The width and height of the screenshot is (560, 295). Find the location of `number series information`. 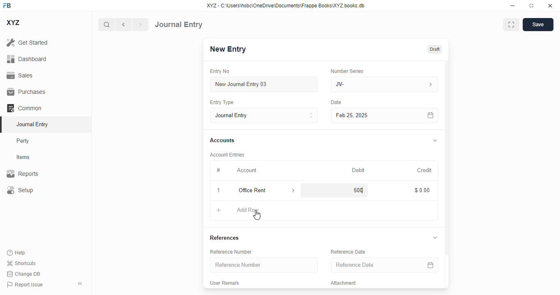

number series information is located at coordinates (430, 85).